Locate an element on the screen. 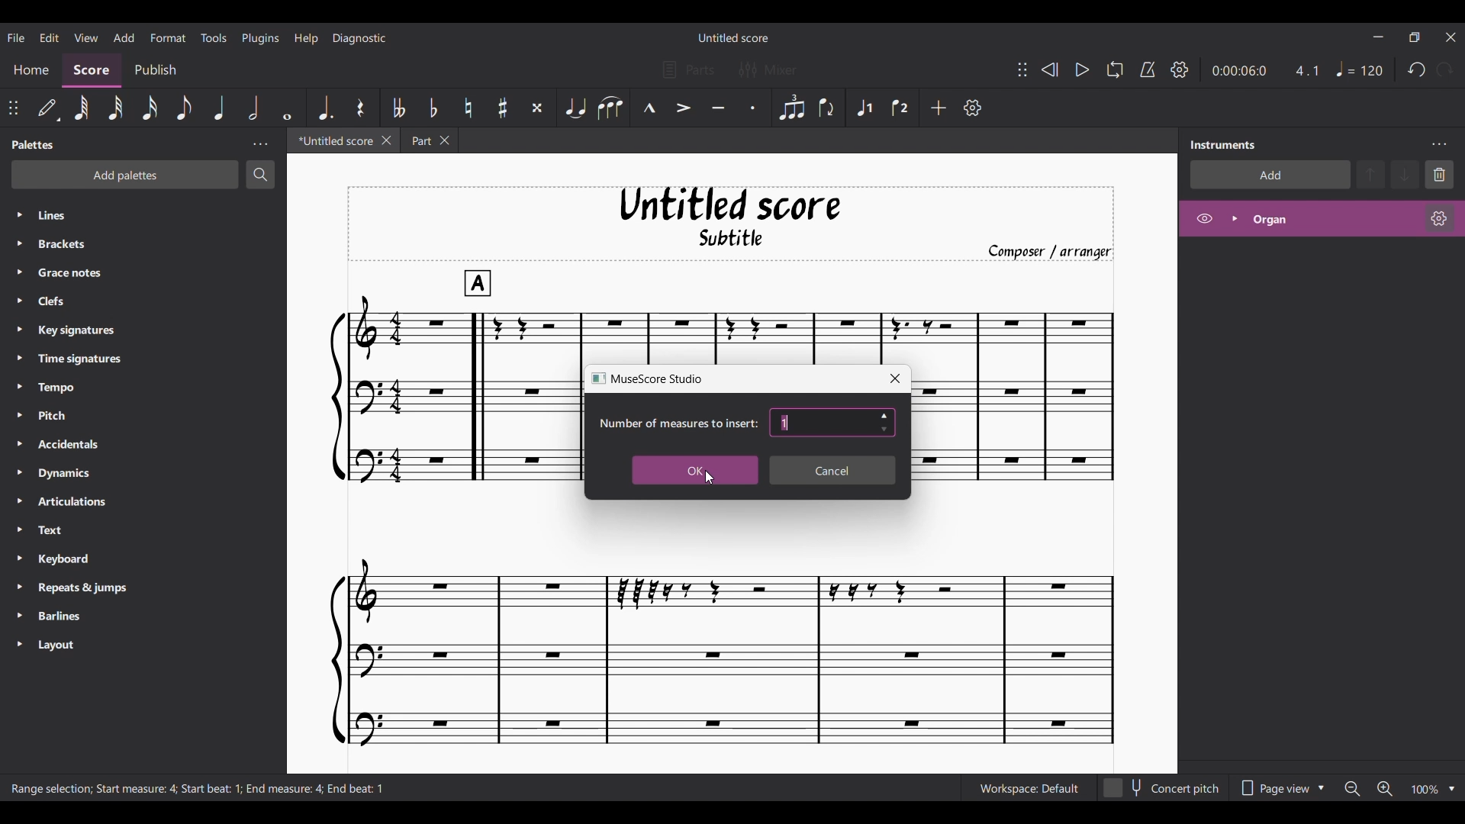 The width and height of the screenshot is (1465, 824). Move up is located at coordinates (1370, 174).